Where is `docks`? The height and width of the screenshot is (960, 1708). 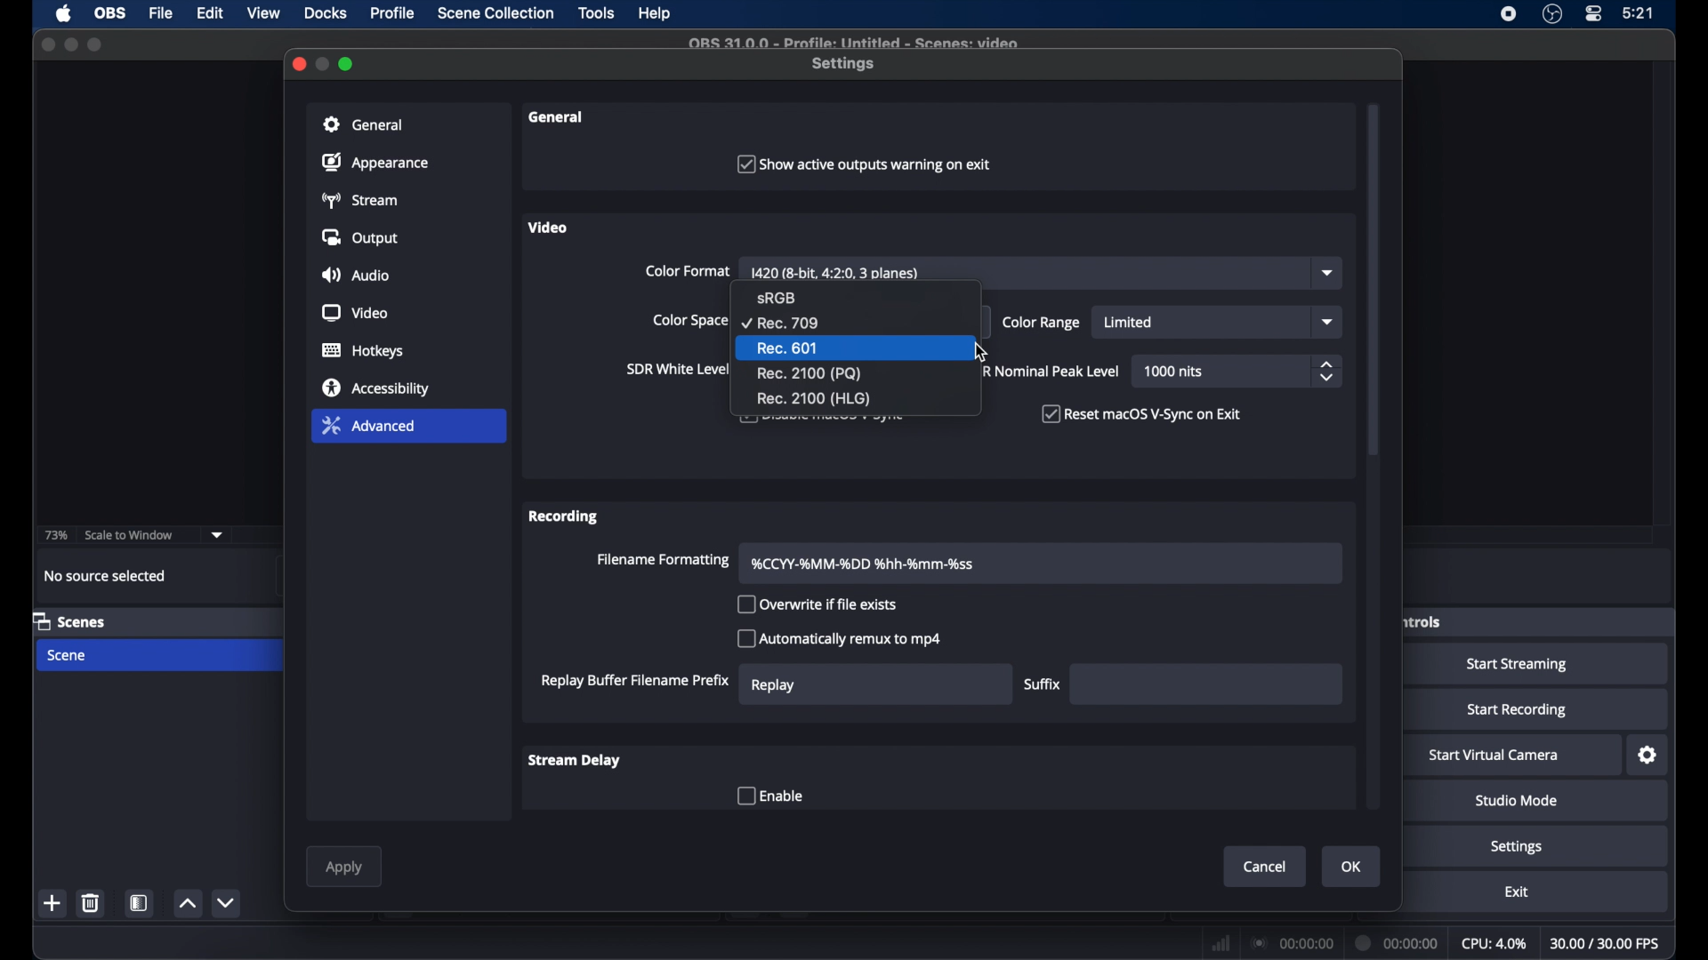
docks is located at coordinates (326, 13).